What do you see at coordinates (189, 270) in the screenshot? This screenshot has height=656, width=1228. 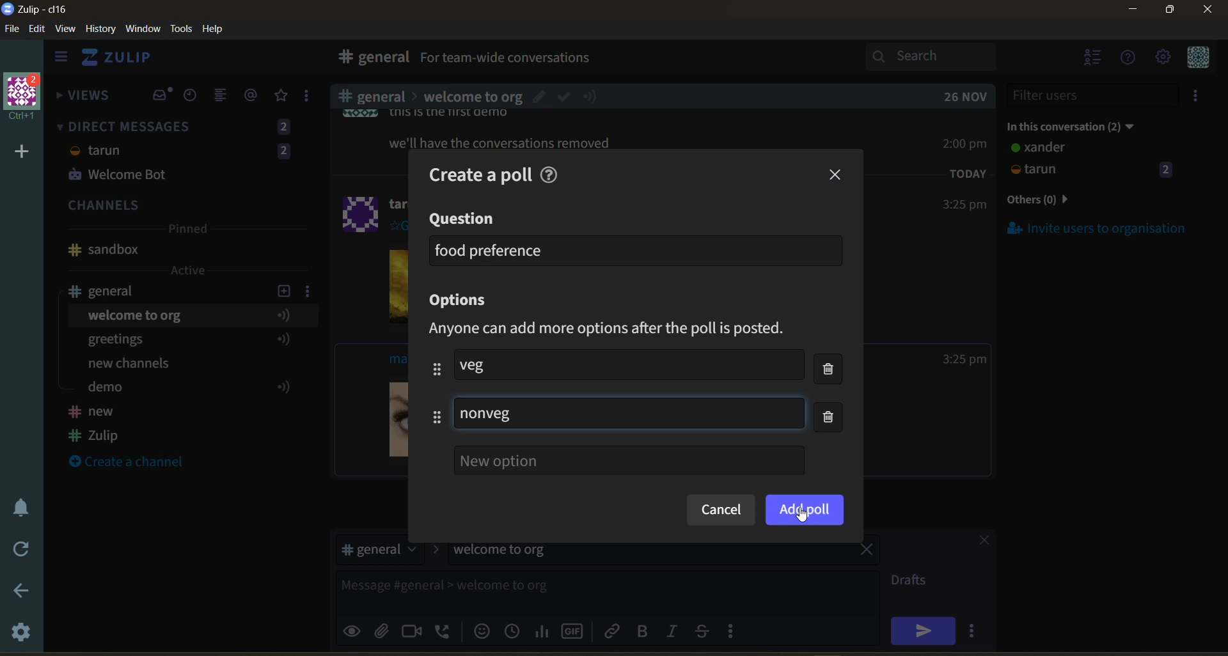 I see `active` at bounding box center [189, 270].